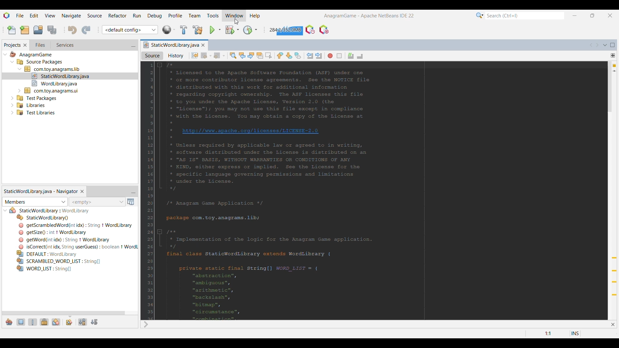  What do you see at coordinates (38, 30) in the screenshot?
I see `Open project` at bounding box center [38, 30].